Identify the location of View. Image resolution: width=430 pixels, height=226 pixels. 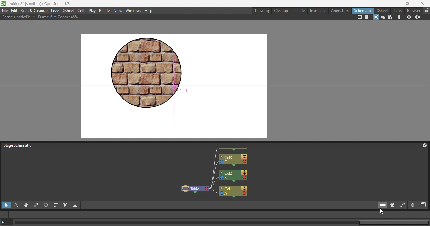
(118, 11).